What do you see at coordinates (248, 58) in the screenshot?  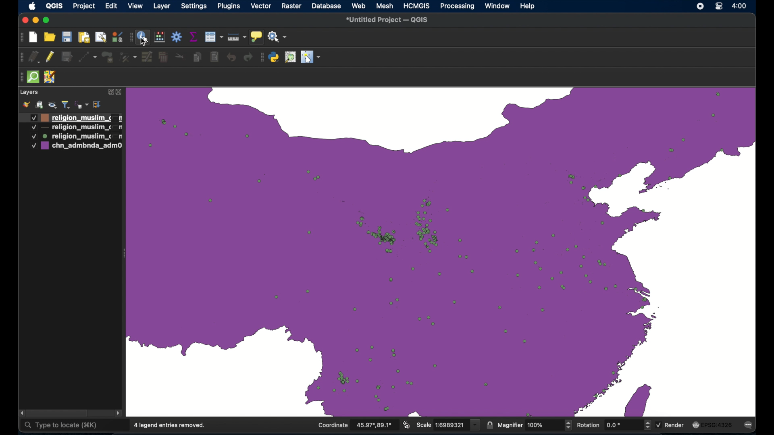 I see `redo` at bounding box center [248, 58].